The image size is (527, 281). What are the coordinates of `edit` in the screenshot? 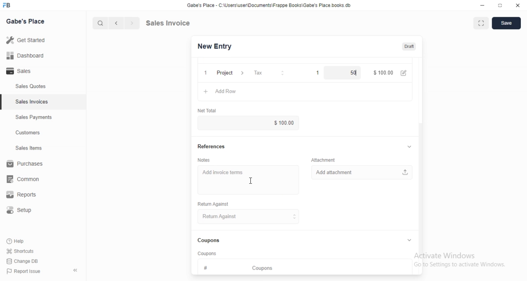 It's located at (405, 73).